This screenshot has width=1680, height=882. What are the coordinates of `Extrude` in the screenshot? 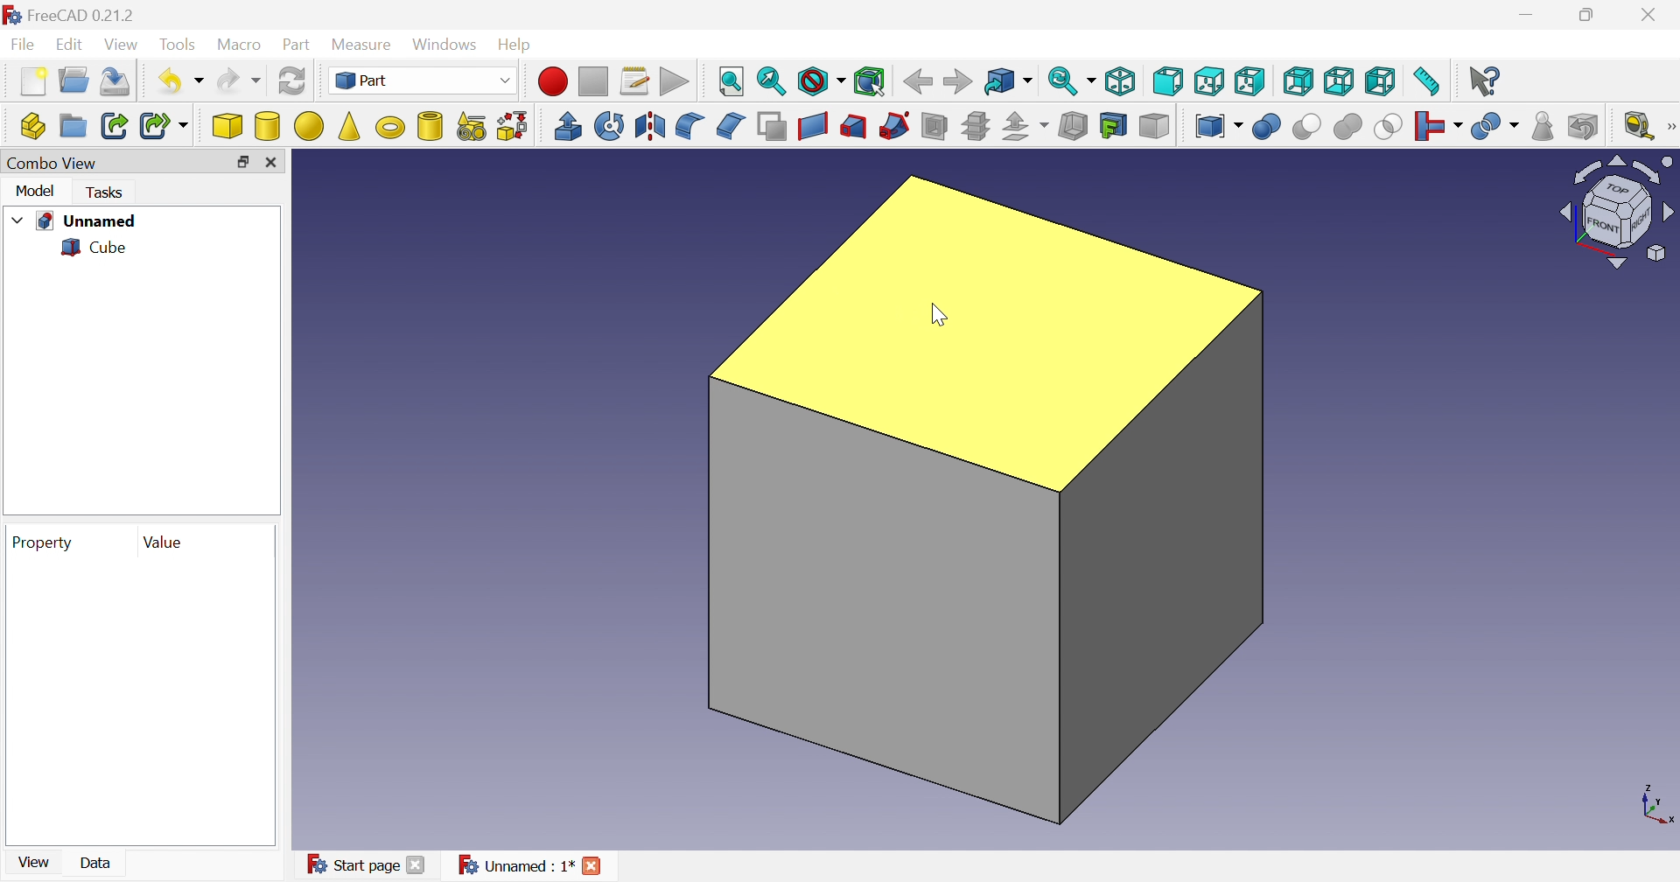 It's located at (568, 127).